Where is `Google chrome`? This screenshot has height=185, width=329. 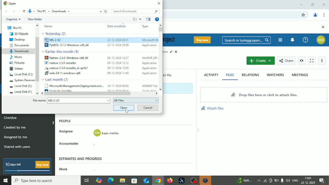 Google chrome is located at coordinates (158, 181).